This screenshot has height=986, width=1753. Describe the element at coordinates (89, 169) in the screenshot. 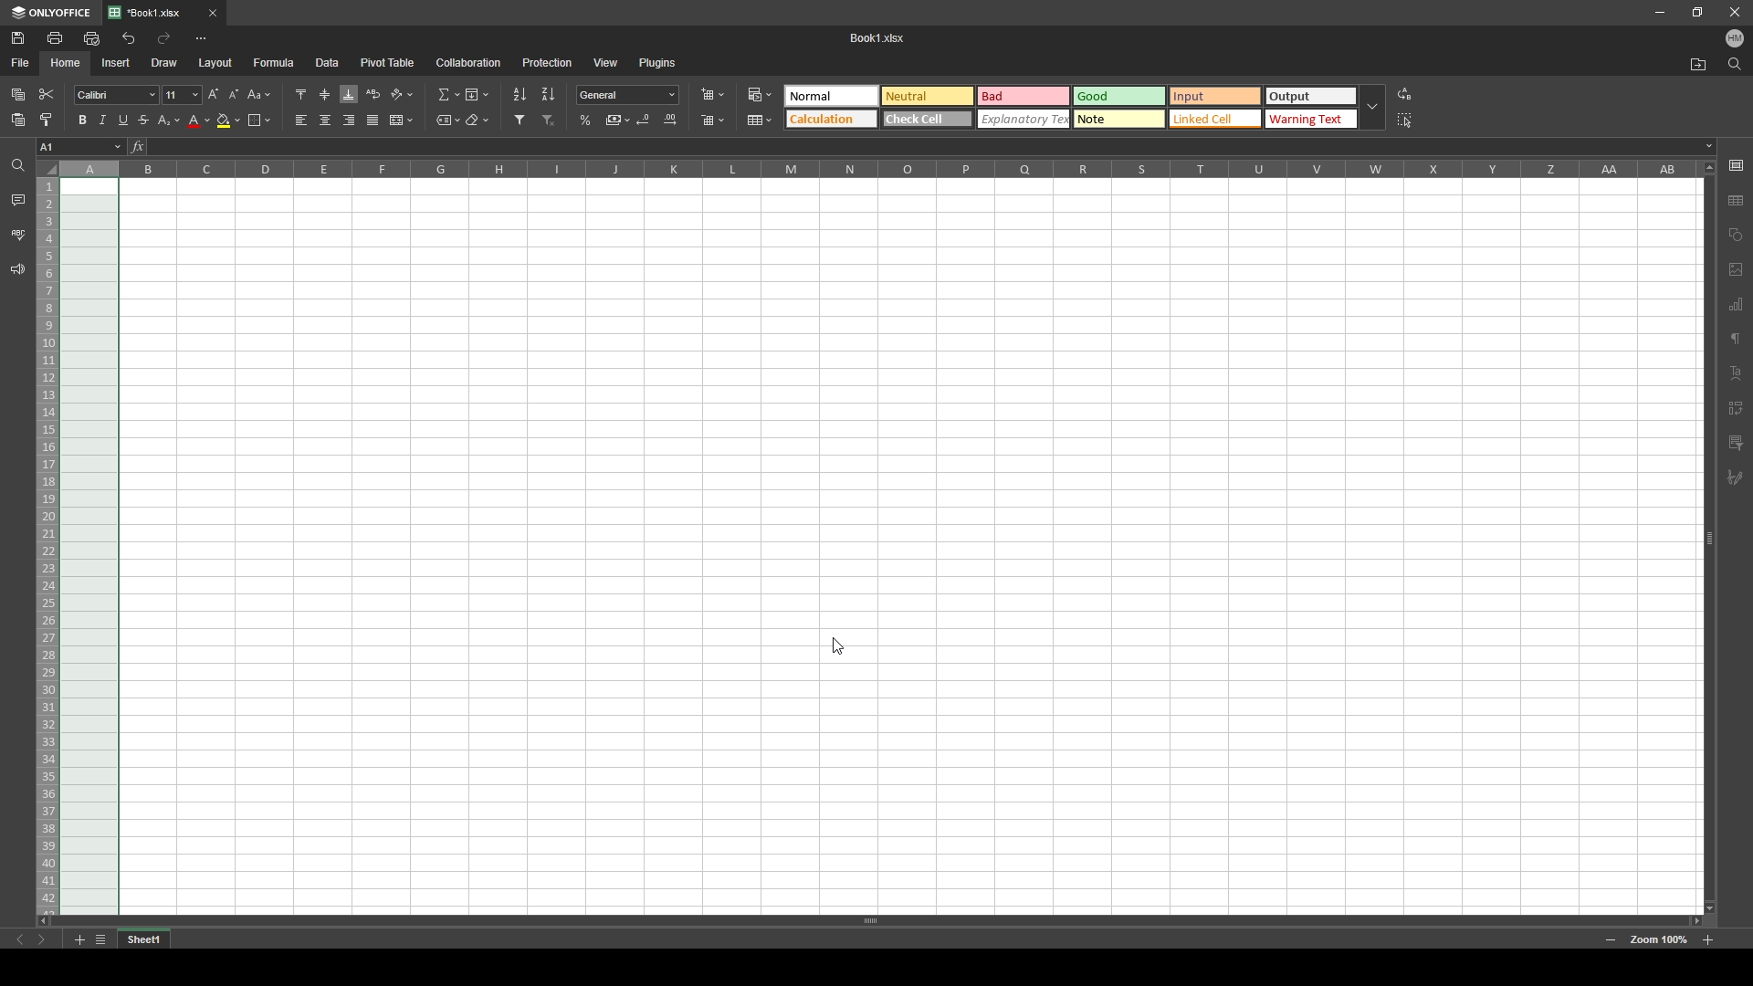

I see `selected column` at that location.